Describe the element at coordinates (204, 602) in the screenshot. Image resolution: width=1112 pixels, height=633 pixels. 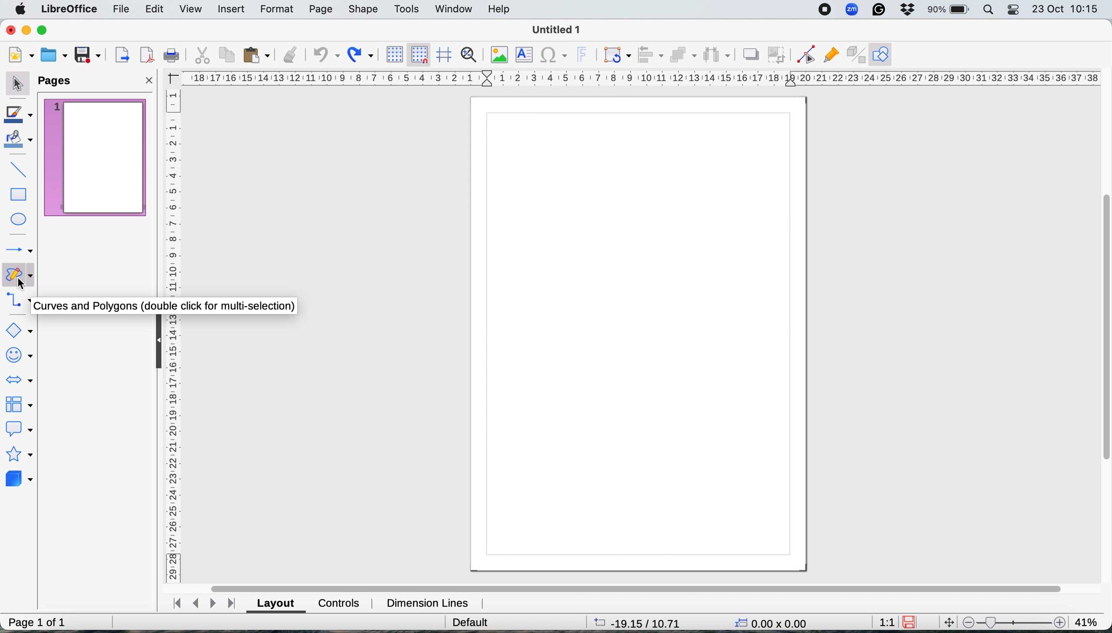
I see `switch between pages` at that location.